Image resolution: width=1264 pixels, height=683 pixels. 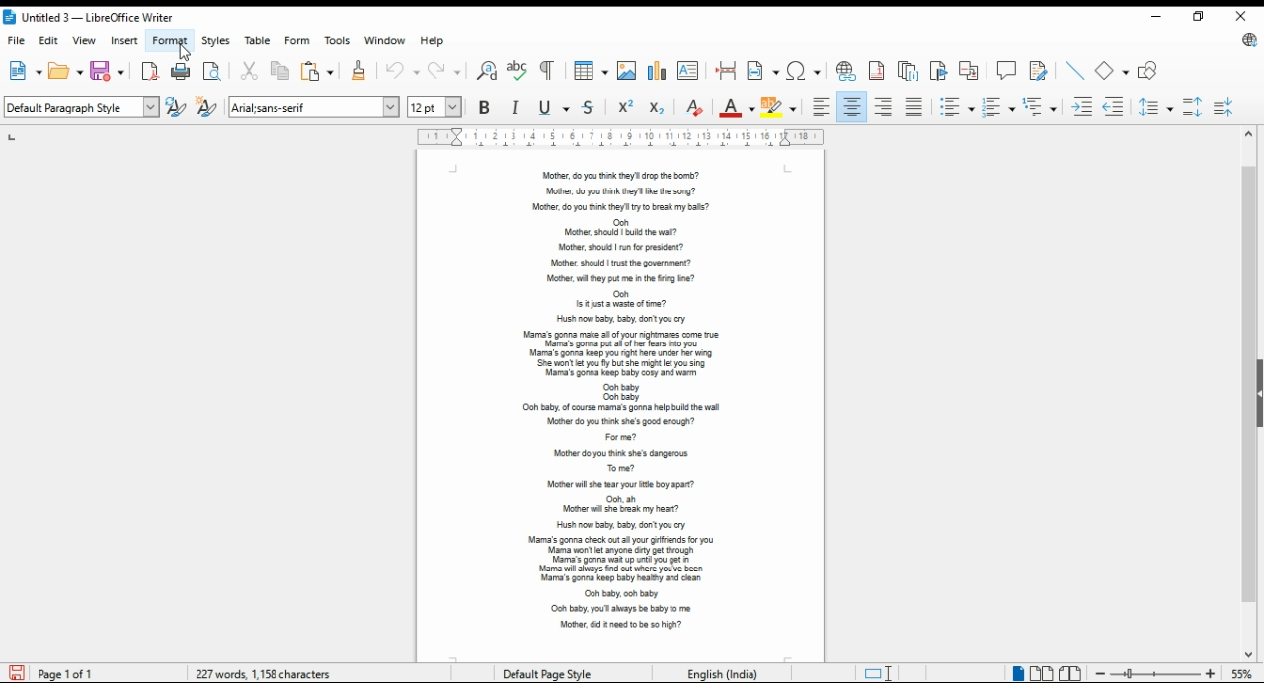 What do you see at coordinates (851, 107) in the screenshot?
I see `align center` at bounding box center [851, 107].